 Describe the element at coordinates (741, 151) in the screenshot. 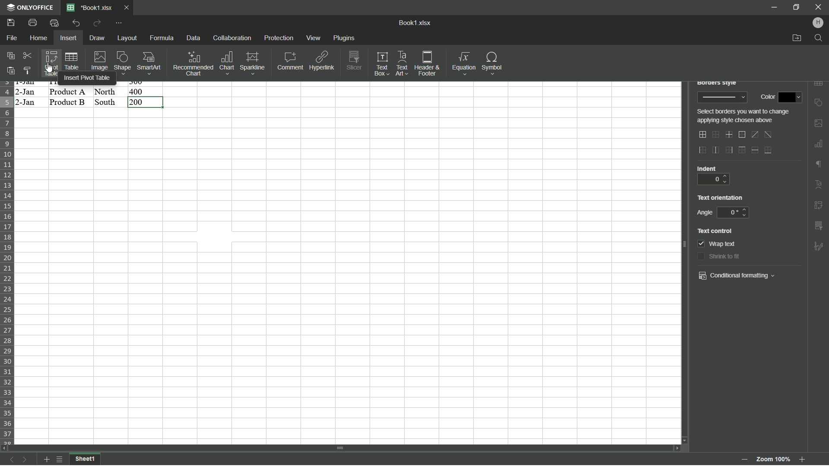

I see `outer top line` at that location.